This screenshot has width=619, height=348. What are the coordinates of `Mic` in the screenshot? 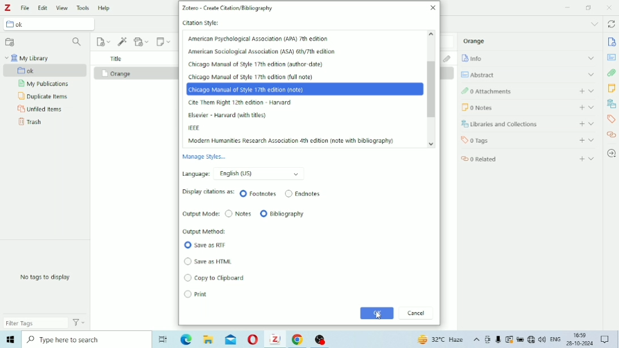 It's located at (498, 339).